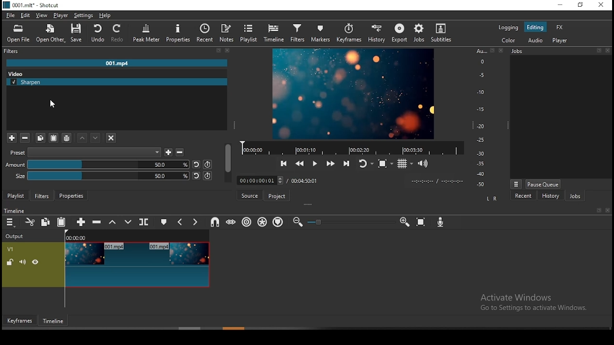 The image size is (614, 345). What do you see at coordinates (298, 33) in the screenshot?
I see `filters` at bounding box center [298, 33].